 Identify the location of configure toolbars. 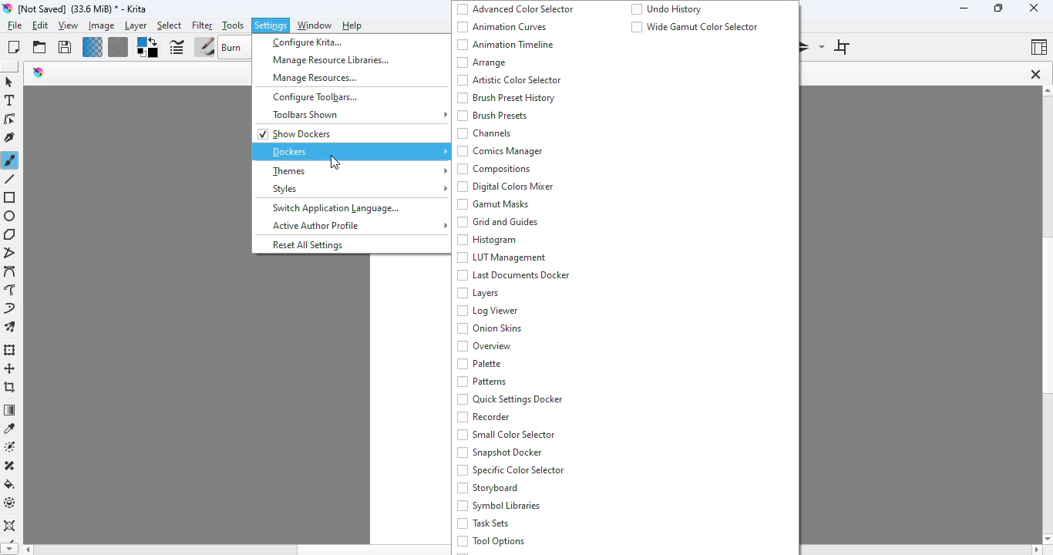
(314, 96).